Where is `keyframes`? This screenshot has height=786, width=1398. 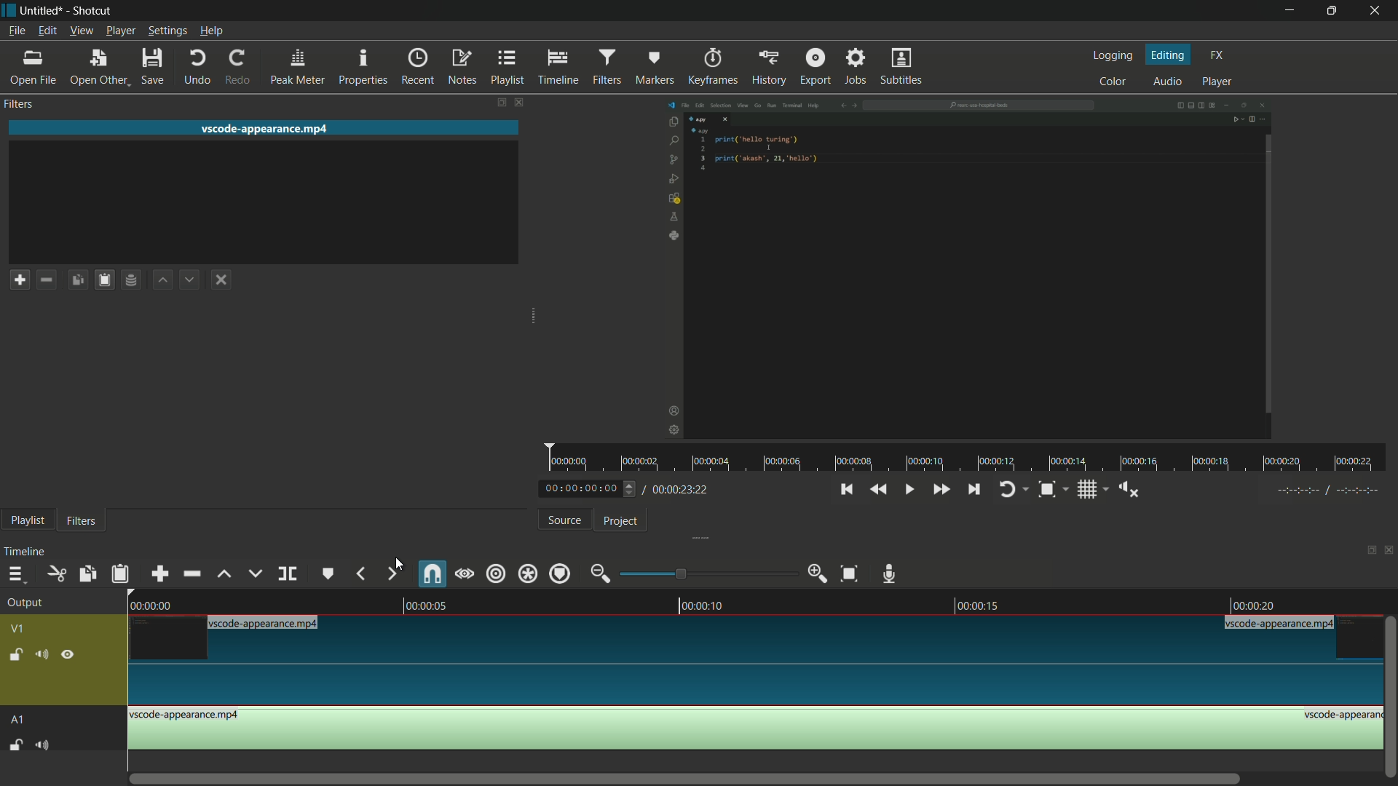
keyframes is located at coordinates (714, 67).